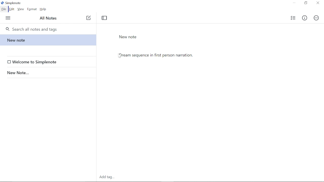 The width and height of the screenshot is (324, 182). Describe the element at coordinates (304, 18) in the screenshot. I see `Info` at that location.